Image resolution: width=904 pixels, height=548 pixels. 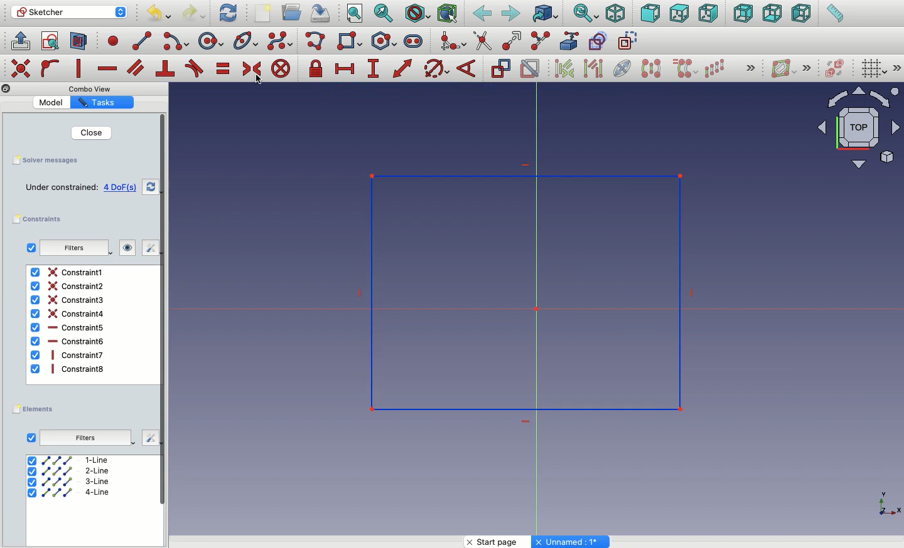 What do you see at coordinates (710, 13) in the screenshot?
I see `Right` at bounding box center [710, 13].